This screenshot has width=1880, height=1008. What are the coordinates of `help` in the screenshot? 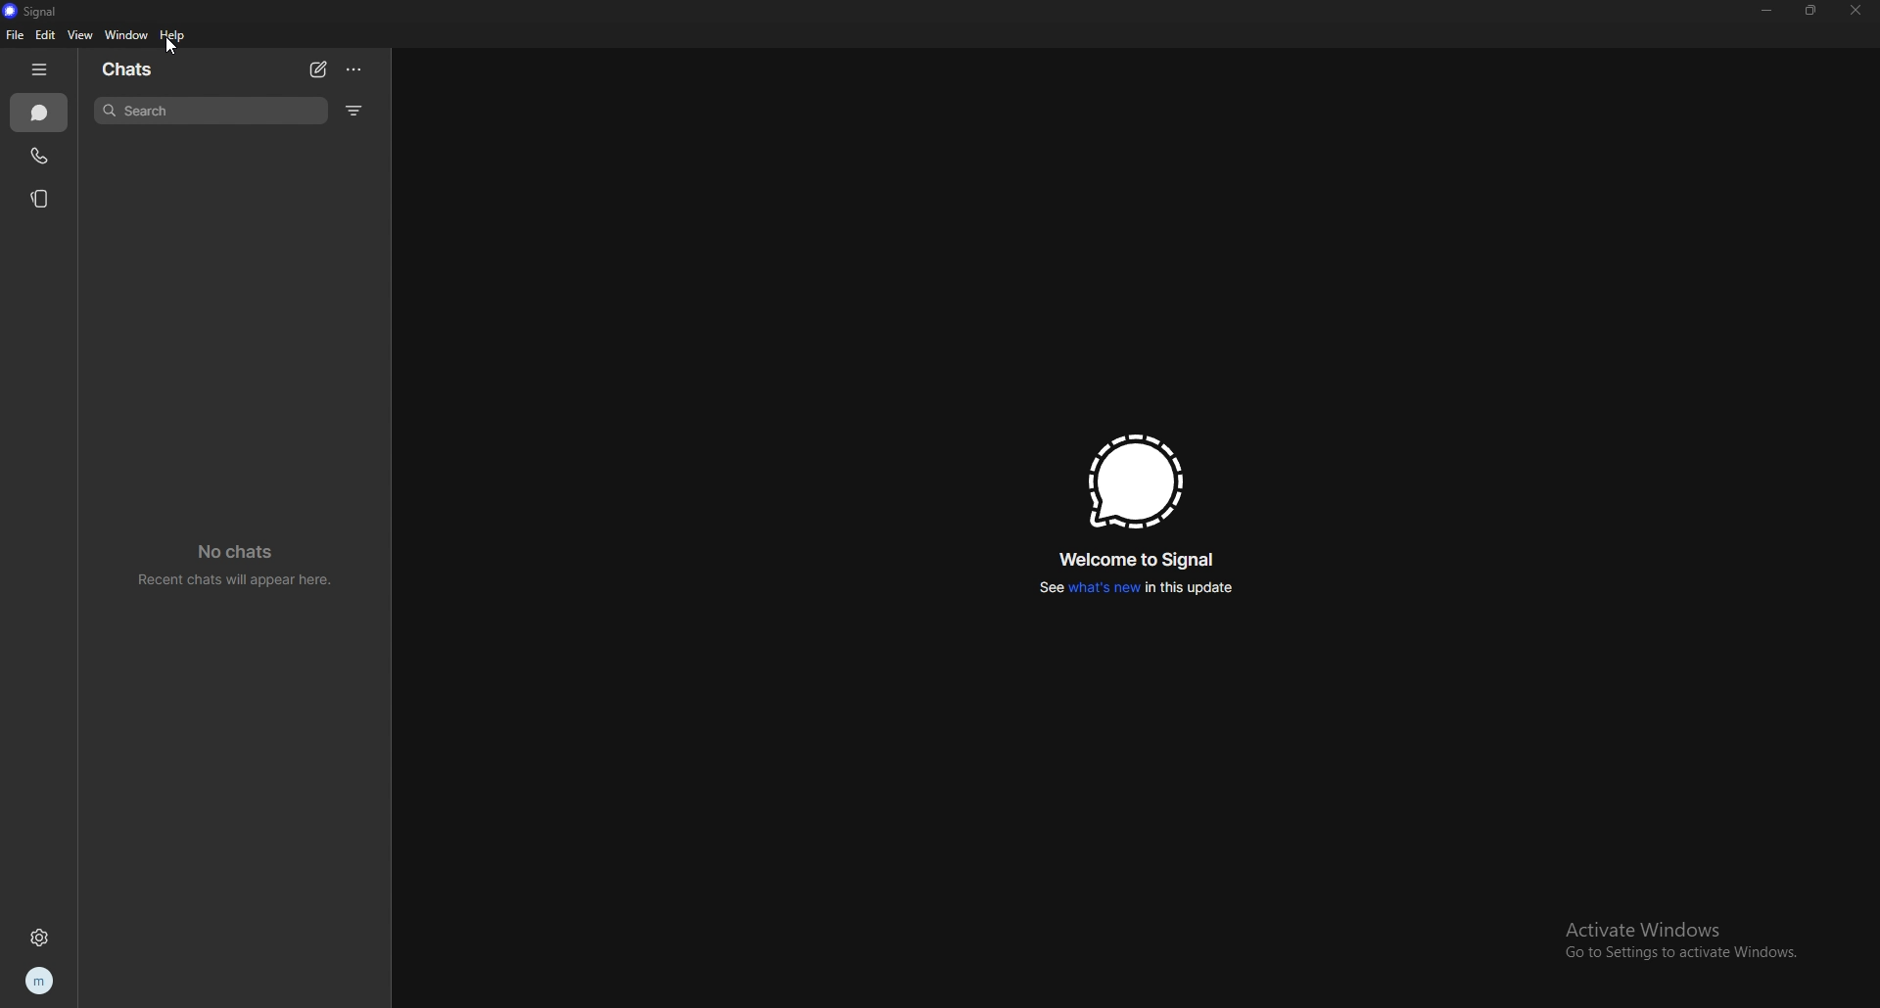 It's located at (172, 35).